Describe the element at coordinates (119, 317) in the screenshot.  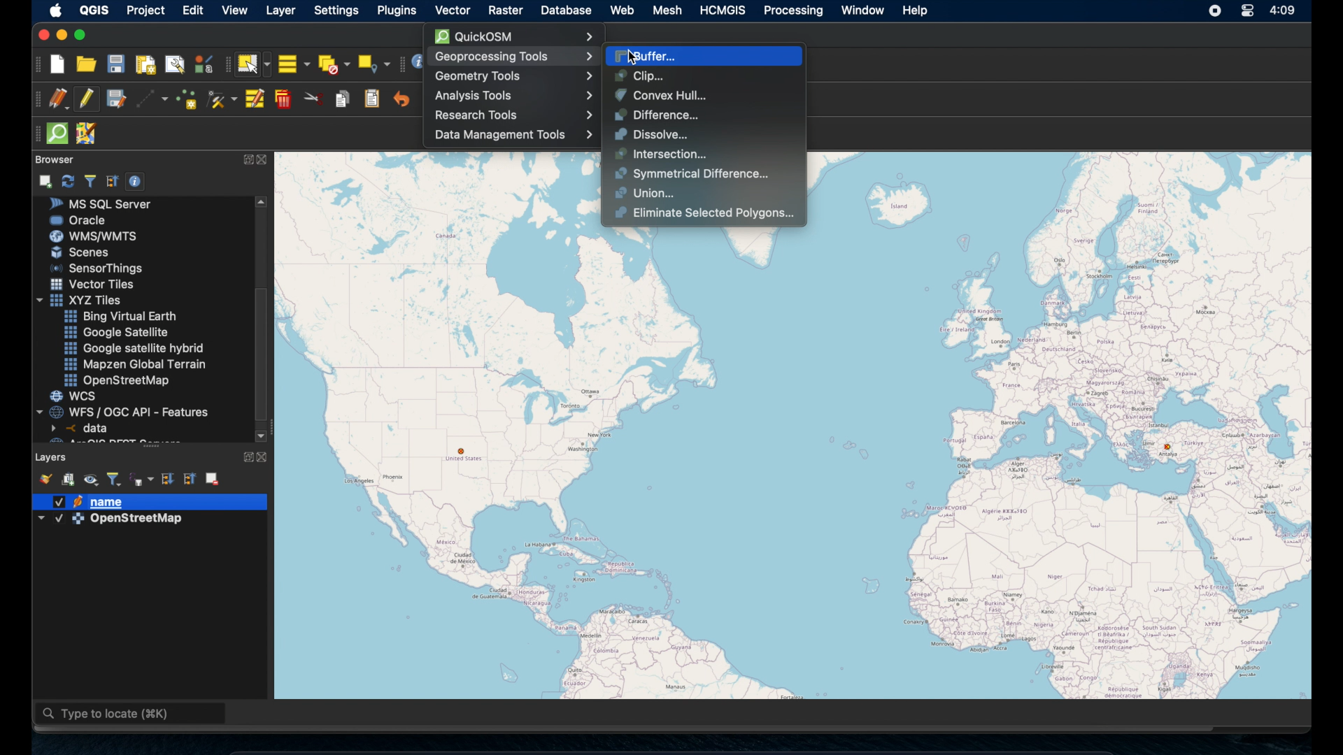
I see `bing virtual earth` at that location.